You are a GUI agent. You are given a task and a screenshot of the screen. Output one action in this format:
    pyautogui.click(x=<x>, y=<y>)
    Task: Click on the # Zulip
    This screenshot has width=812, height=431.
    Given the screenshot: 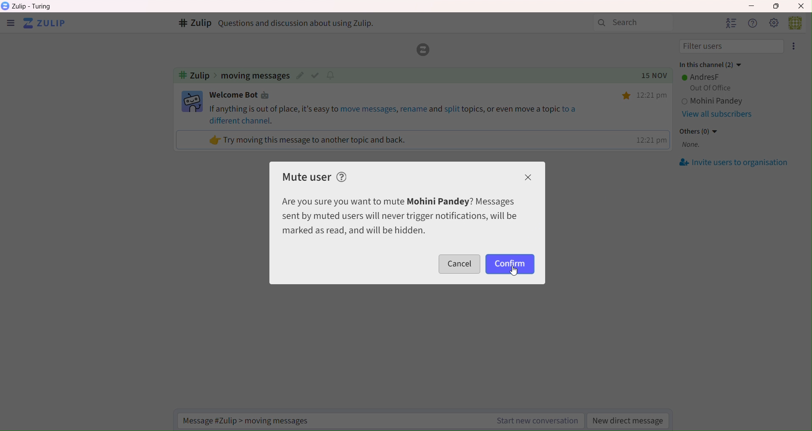 What is the action you would take?
    pyautogui.click(x=194, y=24)
    